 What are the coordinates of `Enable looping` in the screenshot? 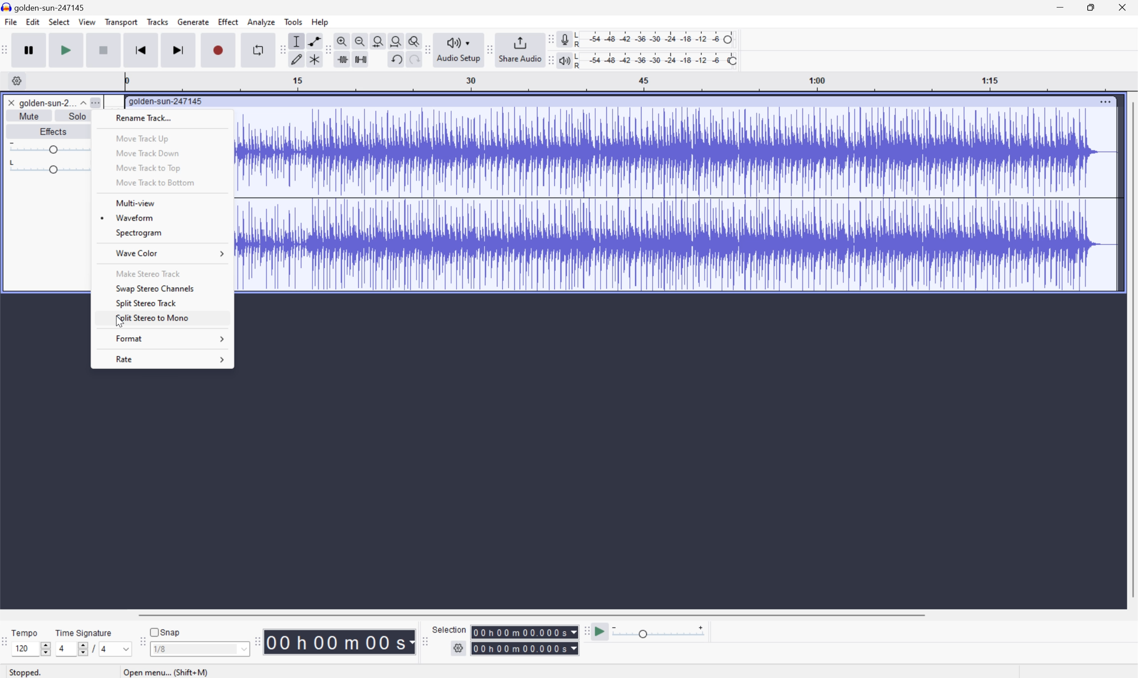 It's located at (257, 48).